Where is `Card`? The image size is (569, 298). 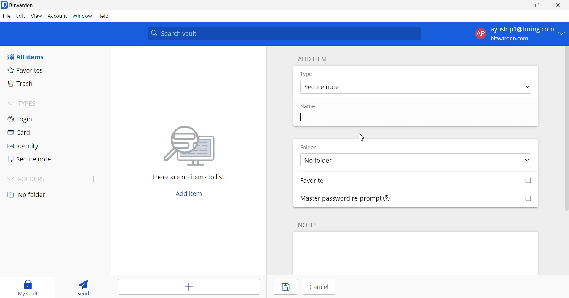
Card is located at coordinates (53, 131).